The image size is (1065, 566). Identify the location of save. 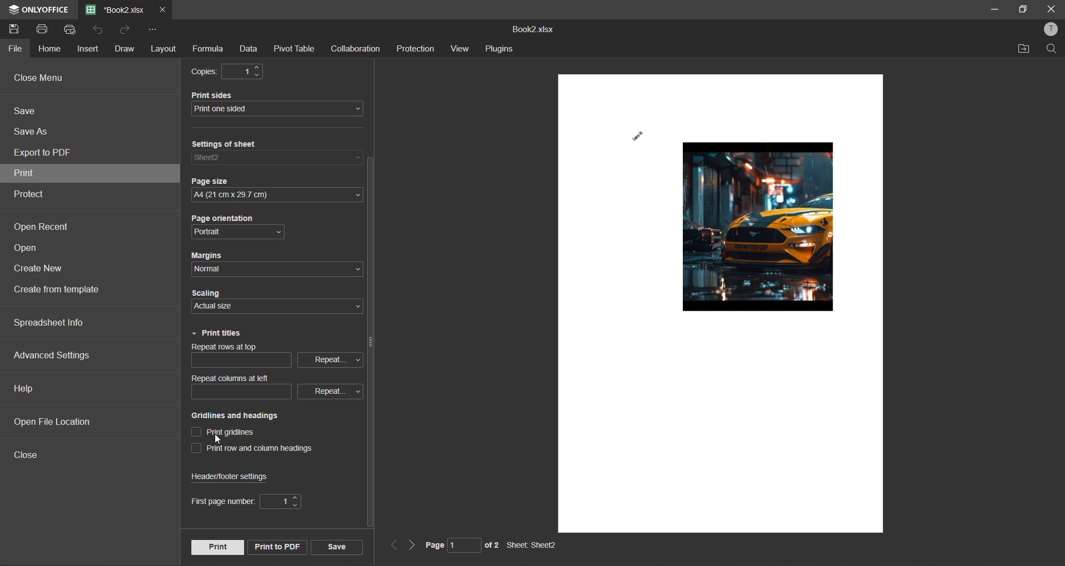
(336, 548).